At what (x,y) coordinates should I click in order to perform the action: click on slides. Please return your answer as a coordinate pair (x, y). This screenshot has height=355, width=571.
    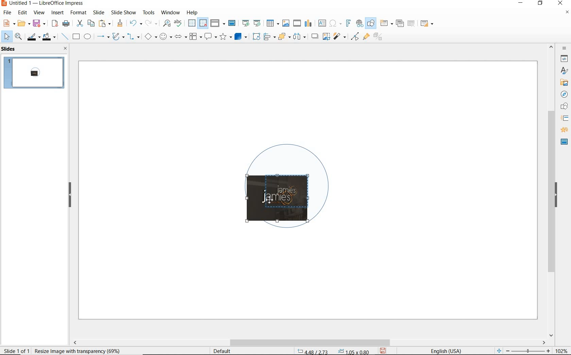
    Looking at the image, I should click on (10, 49).